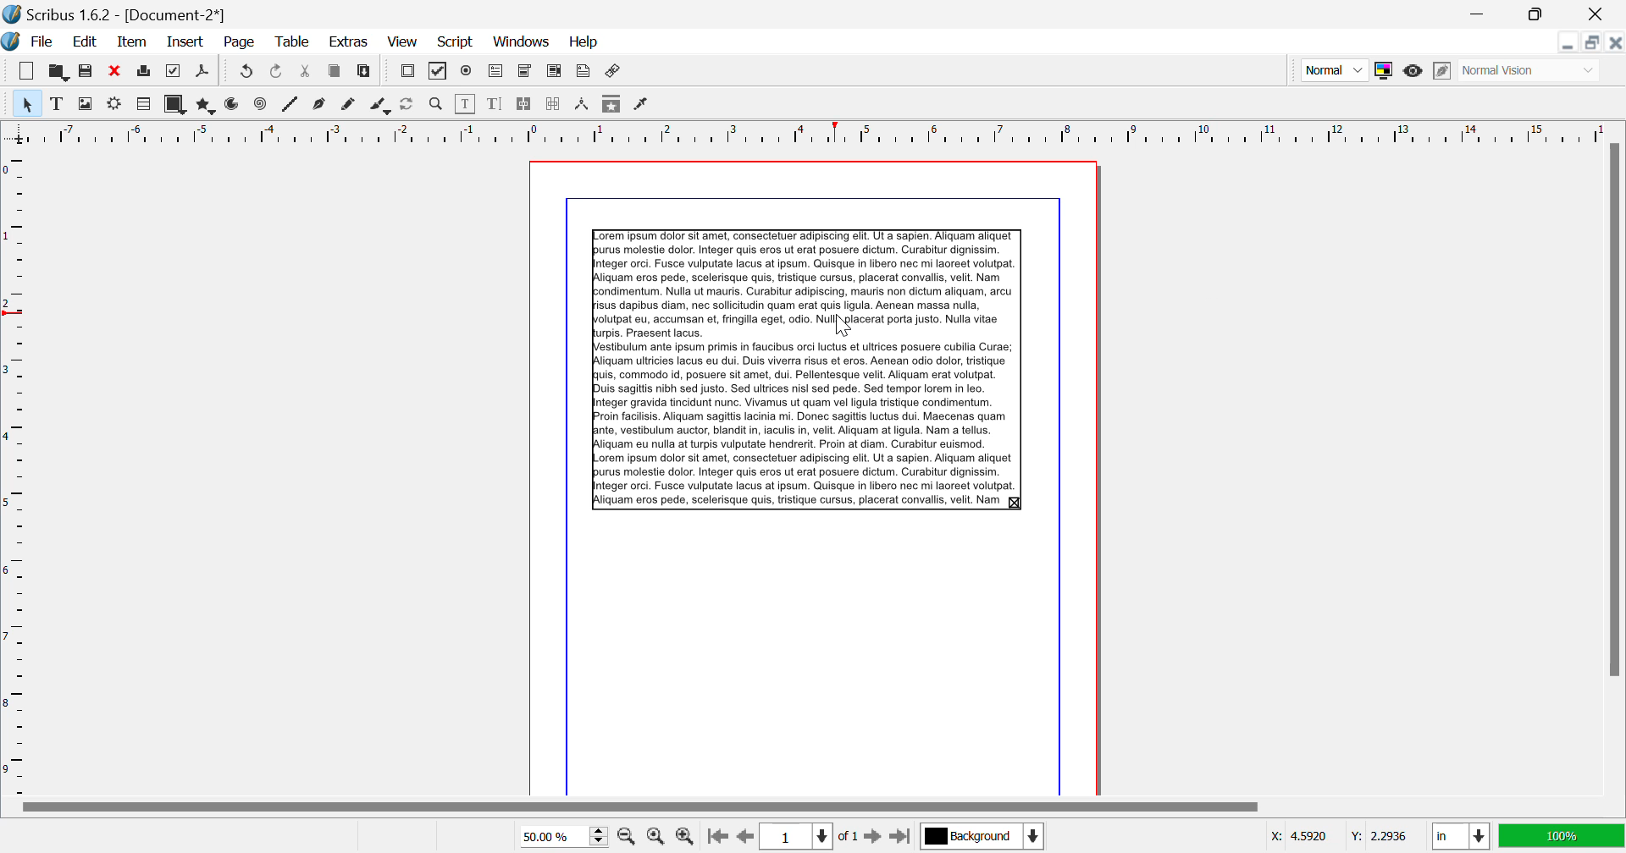  Describe the element at coordinates (1569, 42) in the screenshot. I see `Restore Down` at that location.